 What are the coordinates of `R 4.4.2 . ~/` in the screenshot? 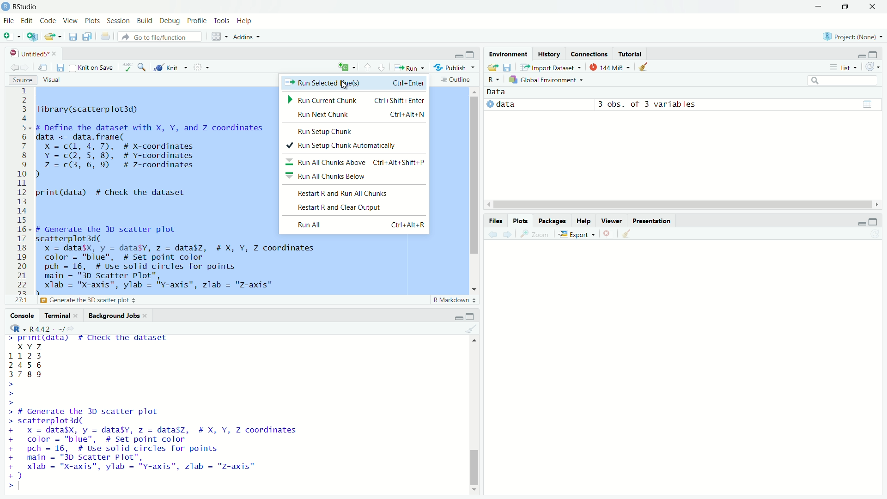 It's located at (47, 329).